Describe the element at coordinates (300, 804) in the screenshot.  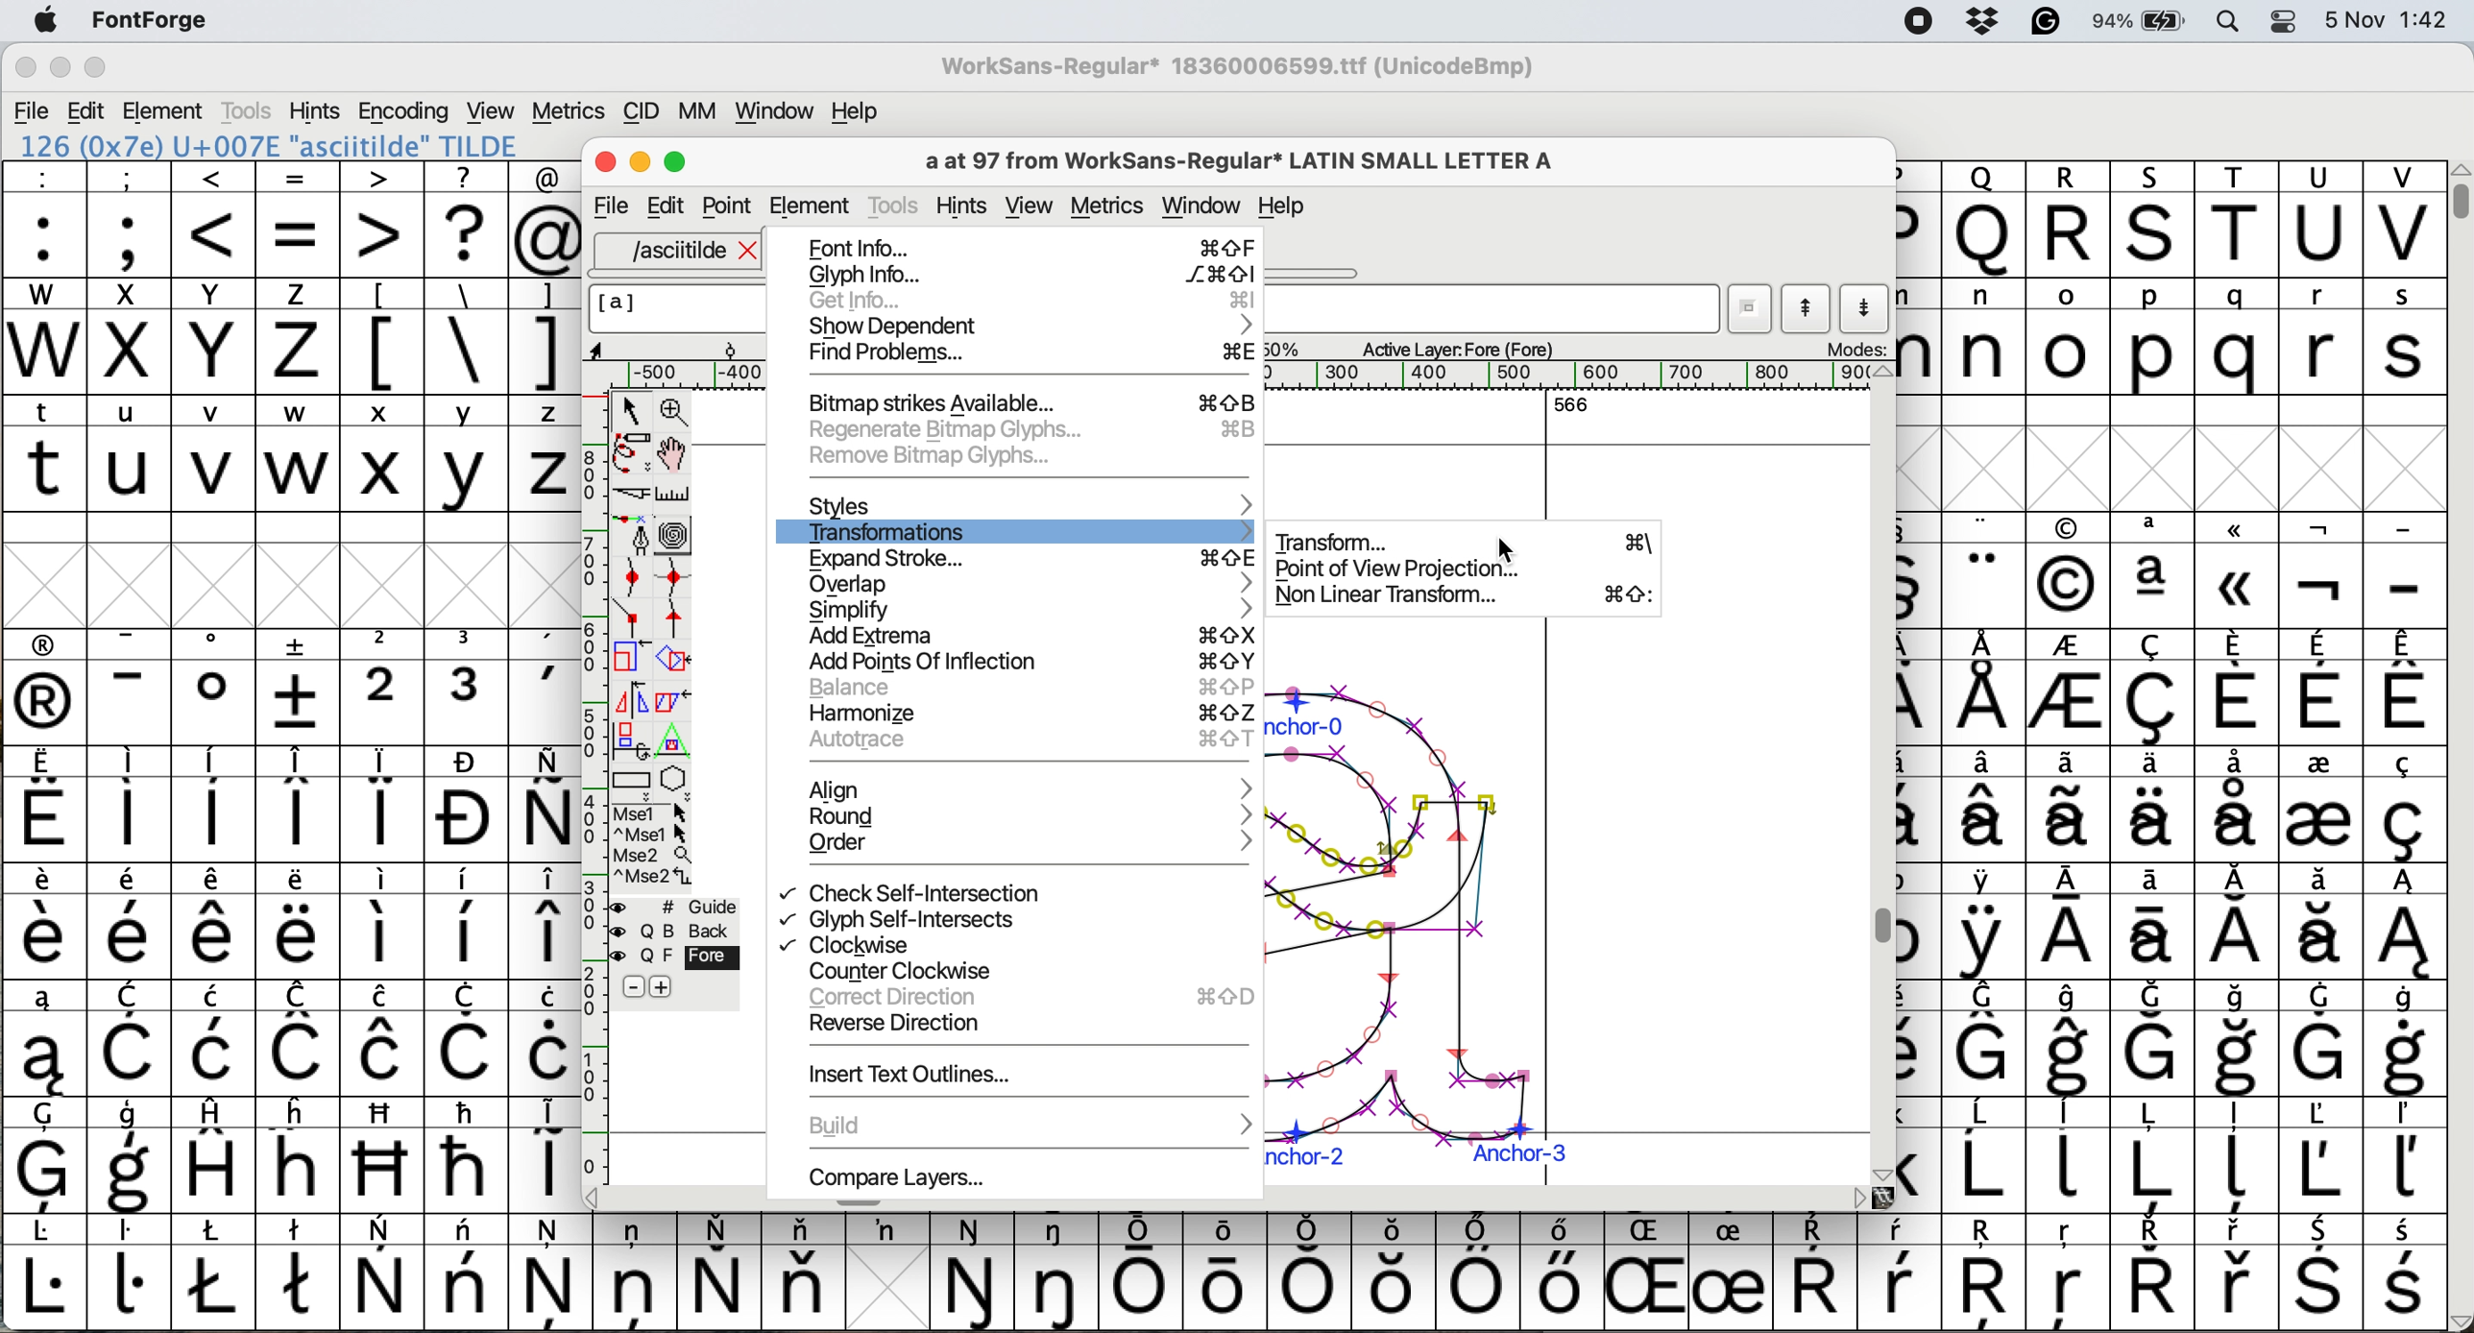
I see `symbol` at that location.